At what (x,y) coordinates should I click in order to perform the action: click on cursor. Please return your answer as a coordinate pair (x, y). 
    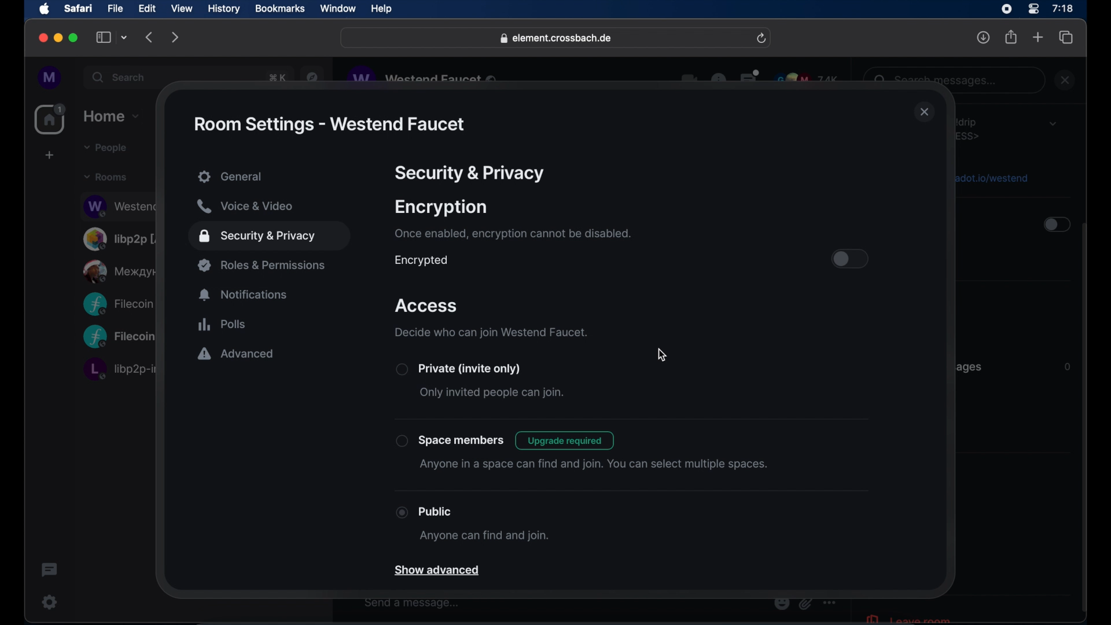
    Looking at the image, I should click on (661, 354).